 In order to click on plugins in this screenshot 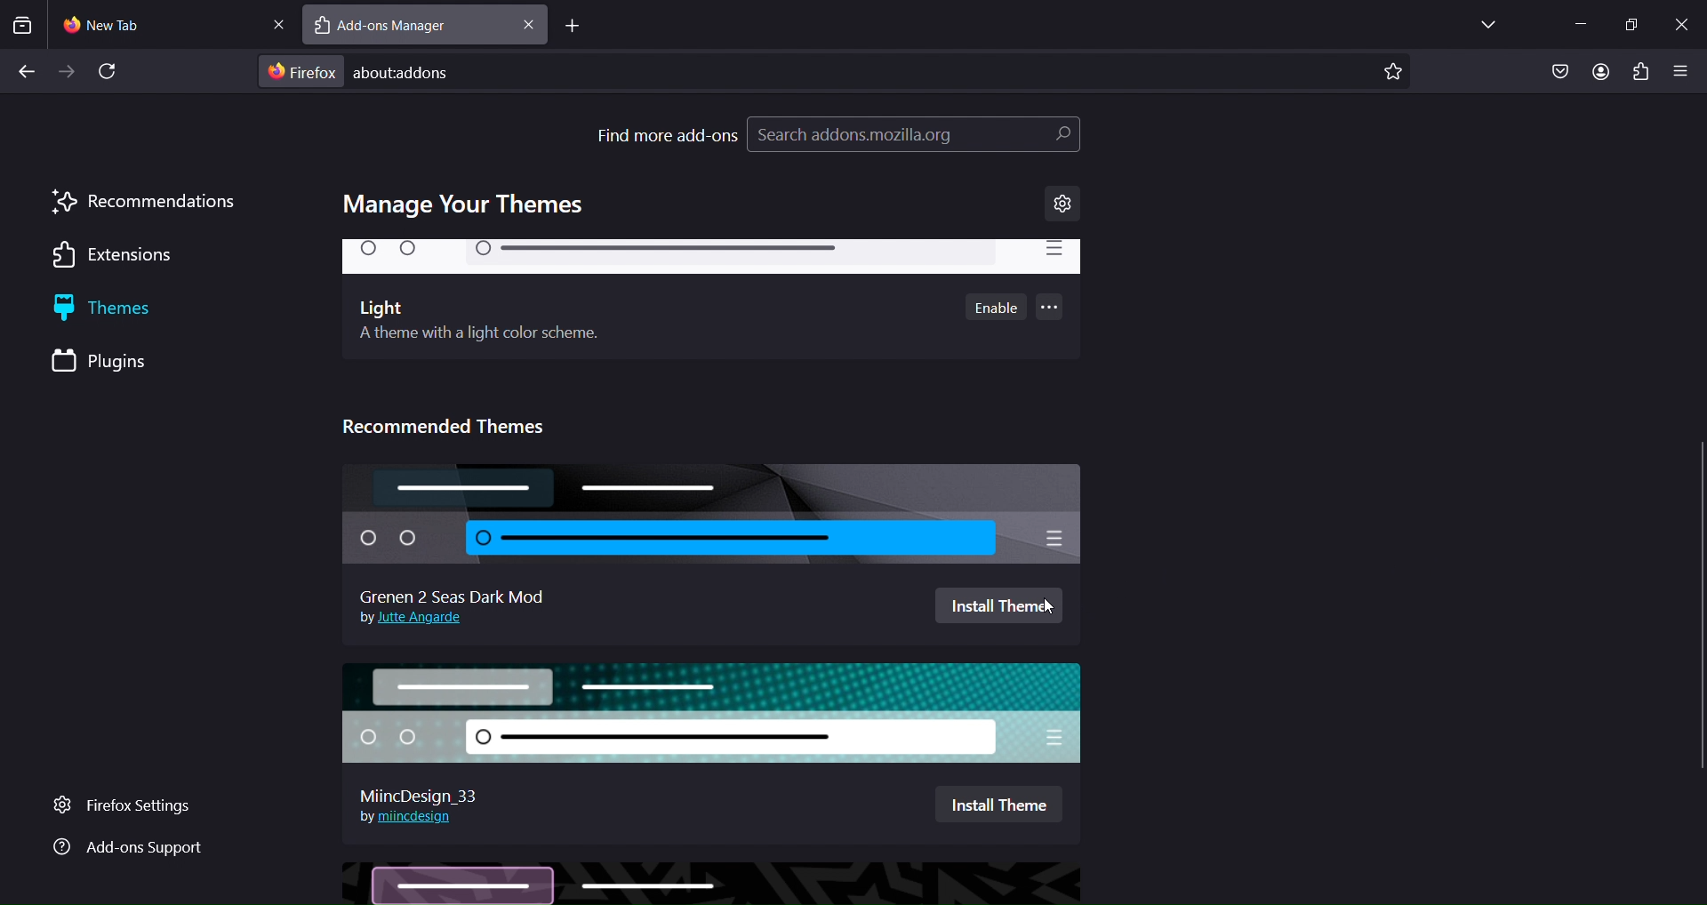, I will do `click(118, 363)`.